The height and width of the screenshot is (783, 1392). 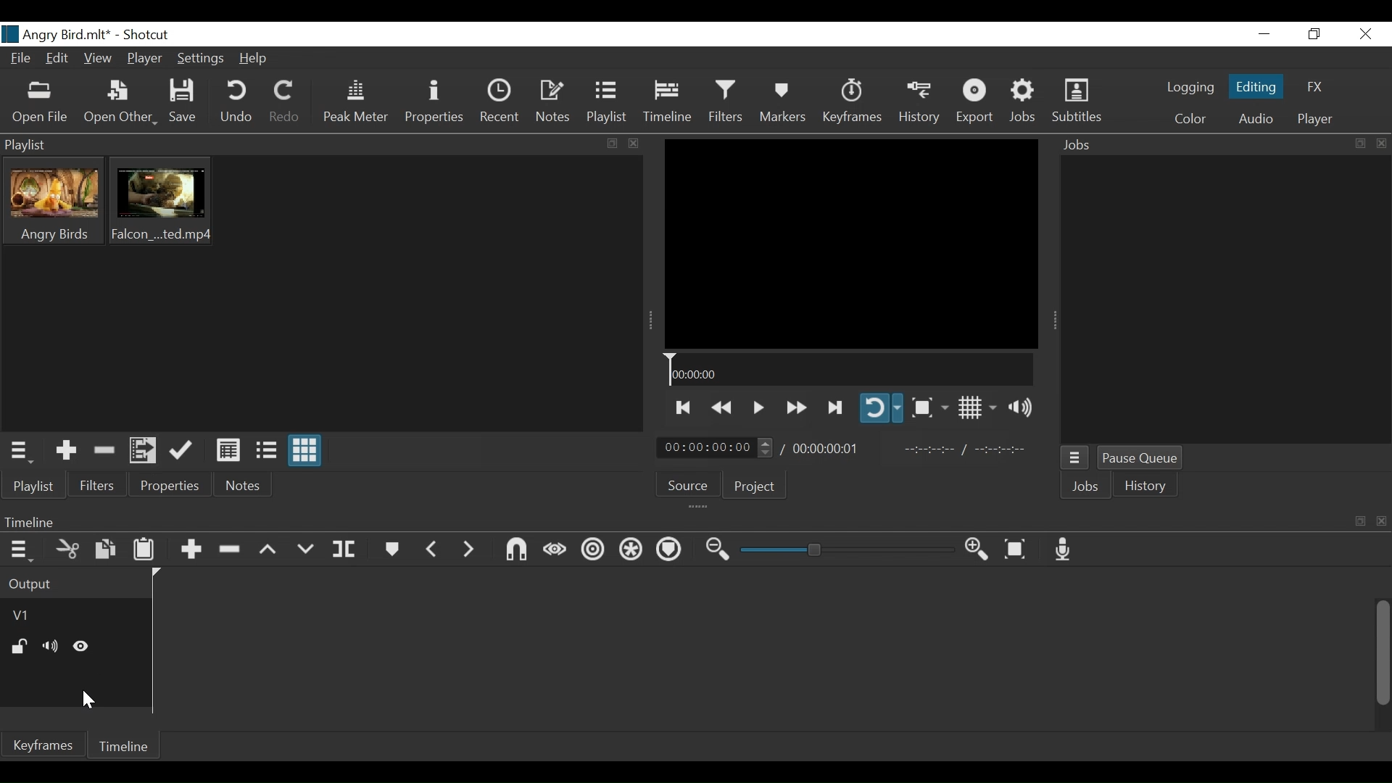 I want to click on Remove cut, so click(x=104, y=449).